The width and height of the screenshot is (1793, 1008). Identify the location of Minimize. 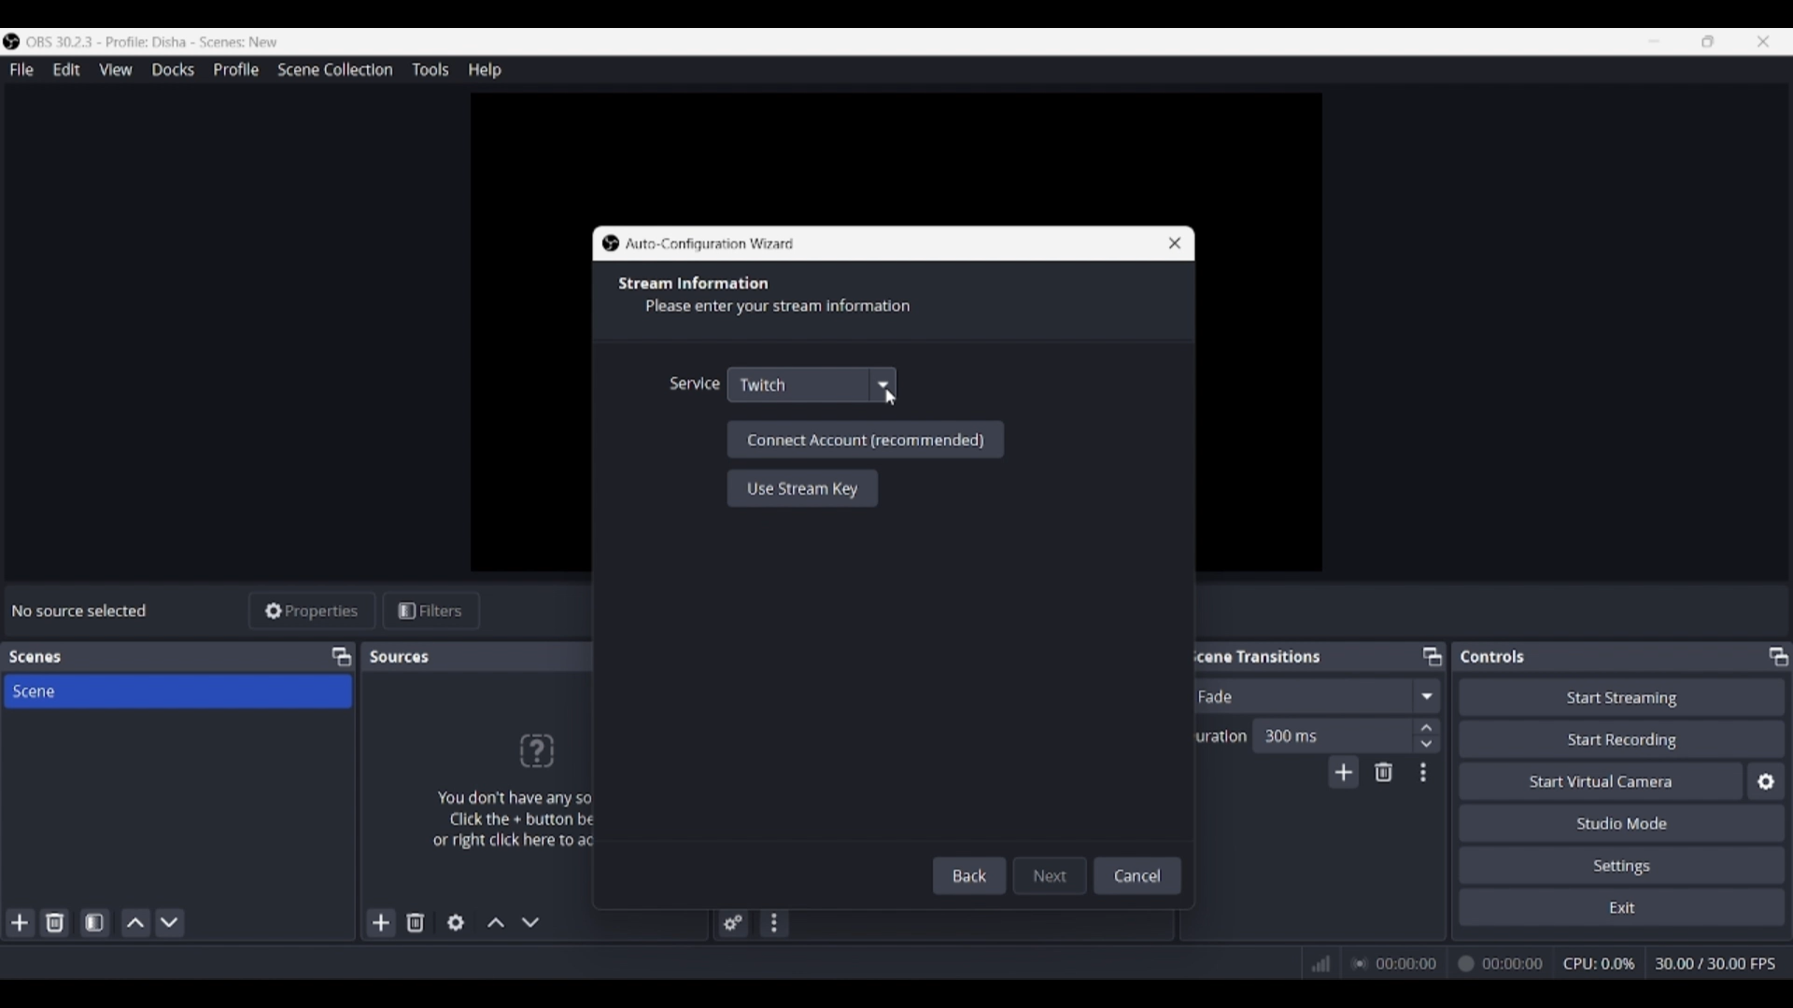
(1654, 41).